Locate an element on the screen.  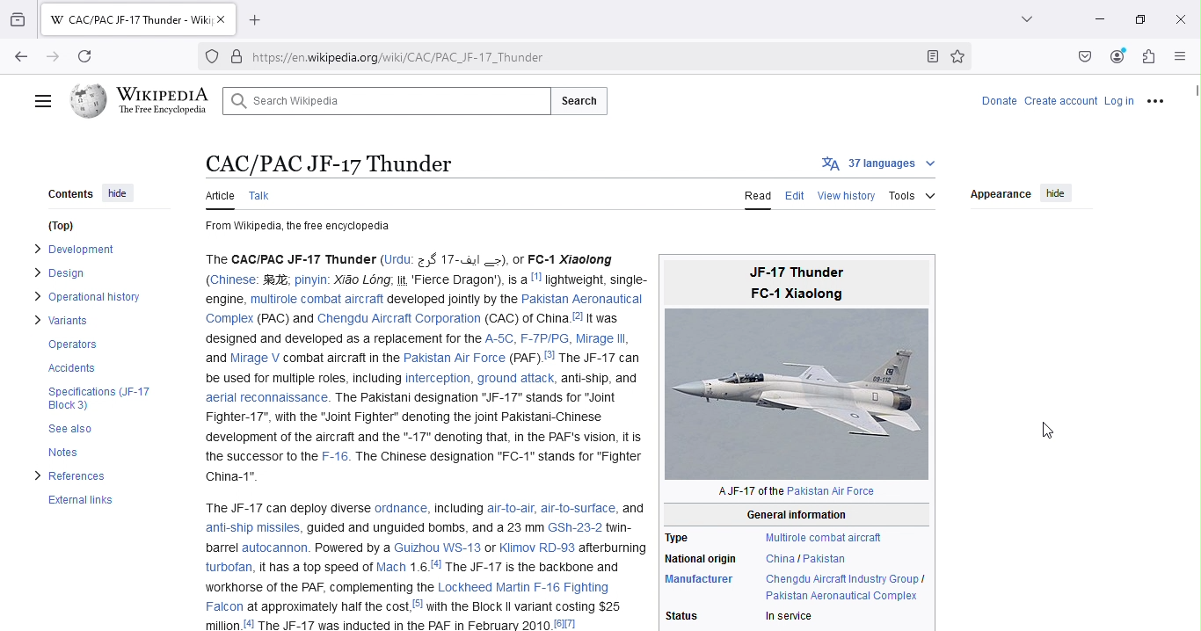
Maximize is located at coordinates (1140, 19).